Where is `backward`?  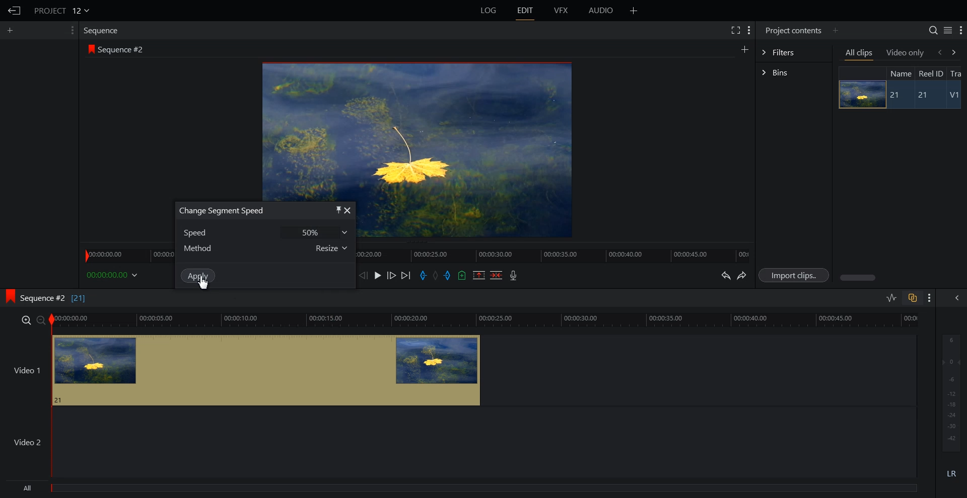 backward is located at coordinates (939, 52).